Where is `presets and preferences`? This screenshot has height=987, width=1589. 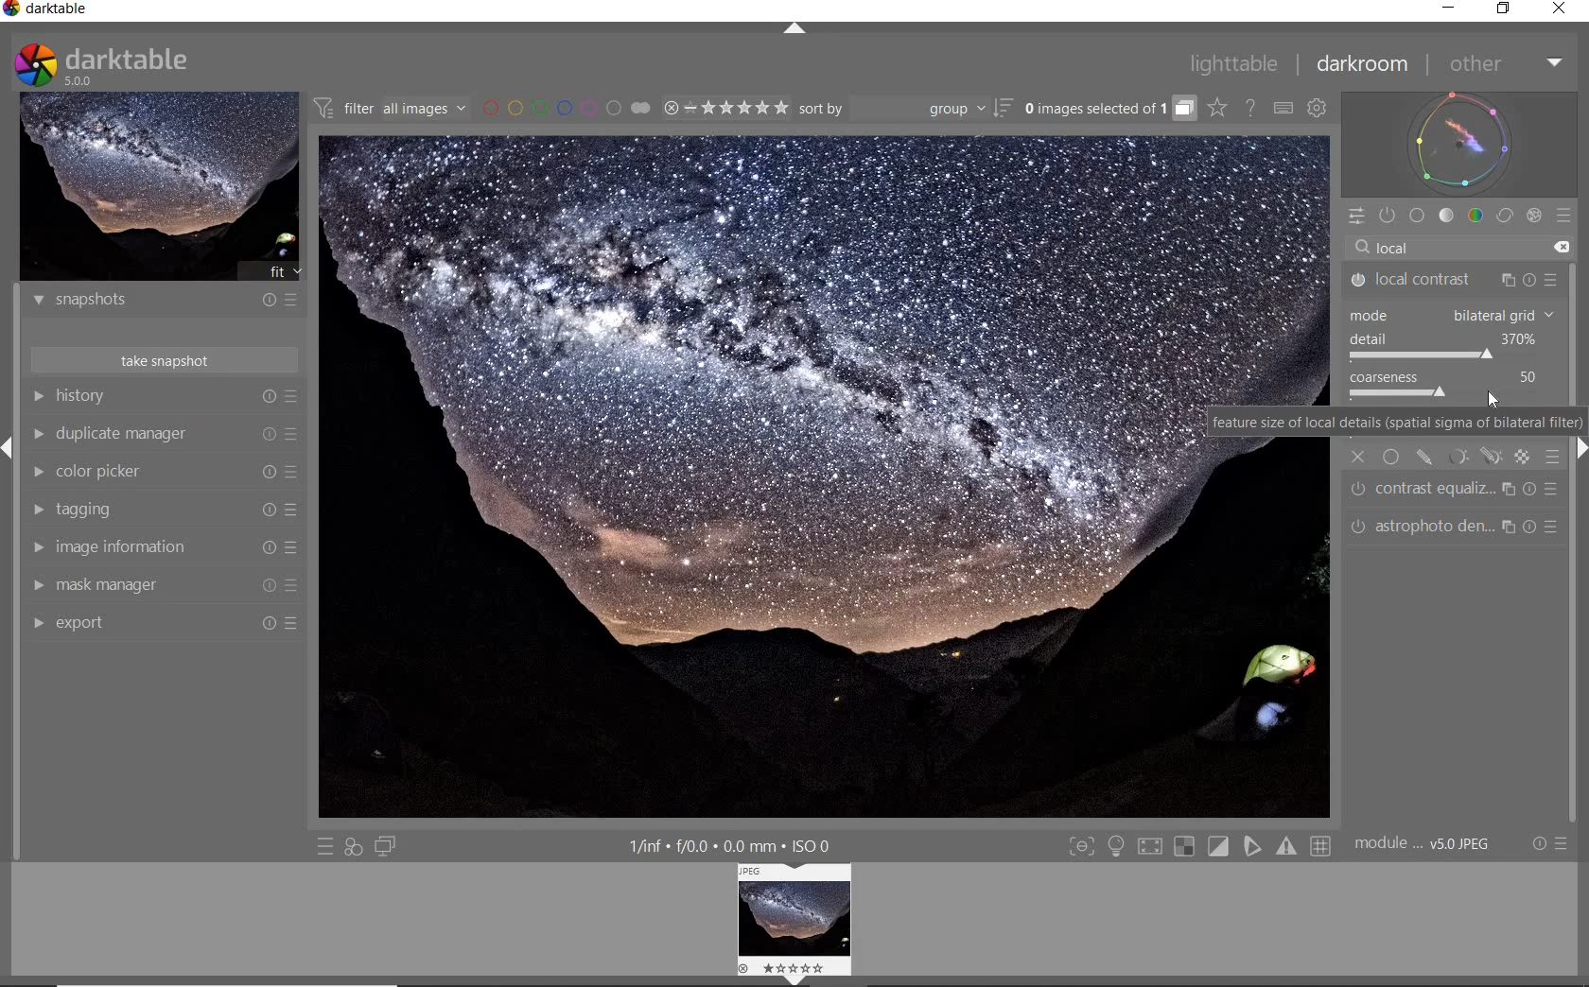 presets and preferences is located at coordinates (292, 396).